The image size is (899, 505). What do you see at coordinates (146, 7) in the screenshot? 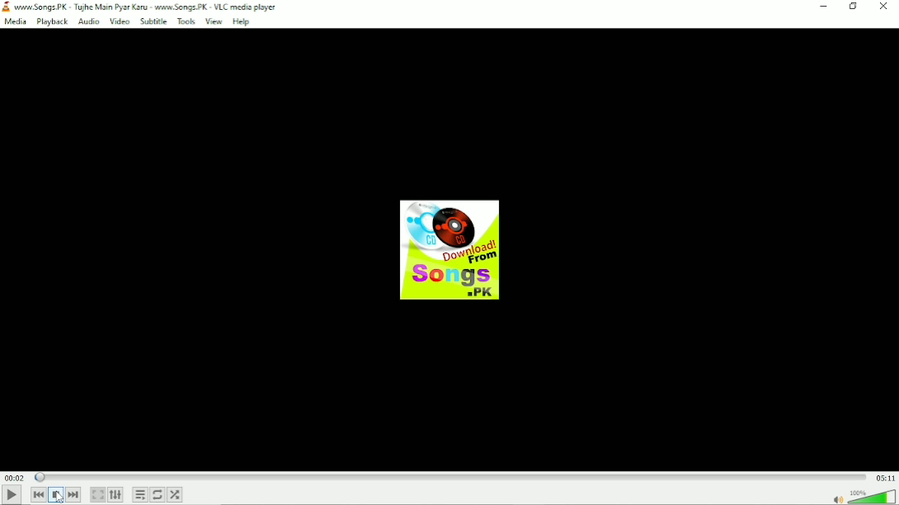
I see `Title` at bounding box center [146, 7].